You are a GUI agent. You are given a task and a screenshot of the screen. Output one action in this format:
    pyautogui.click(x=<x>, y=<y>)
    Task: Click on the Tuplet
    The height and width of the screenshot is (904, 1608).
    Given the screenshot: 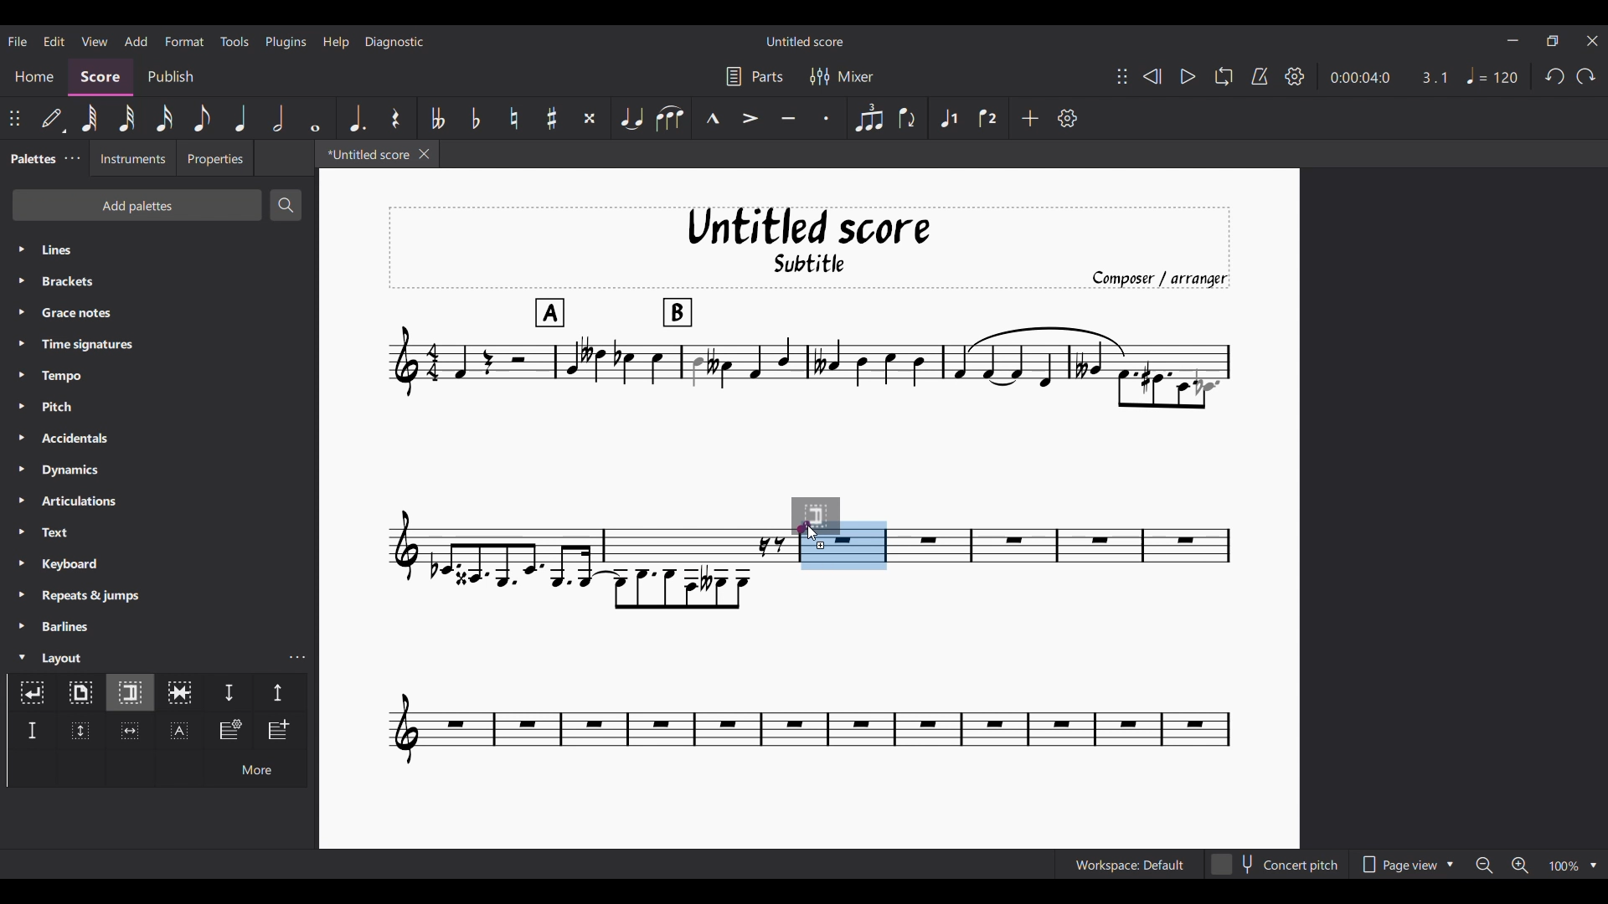 What is the action you would take?
    pyautogui.click(x=870, y=118)
    